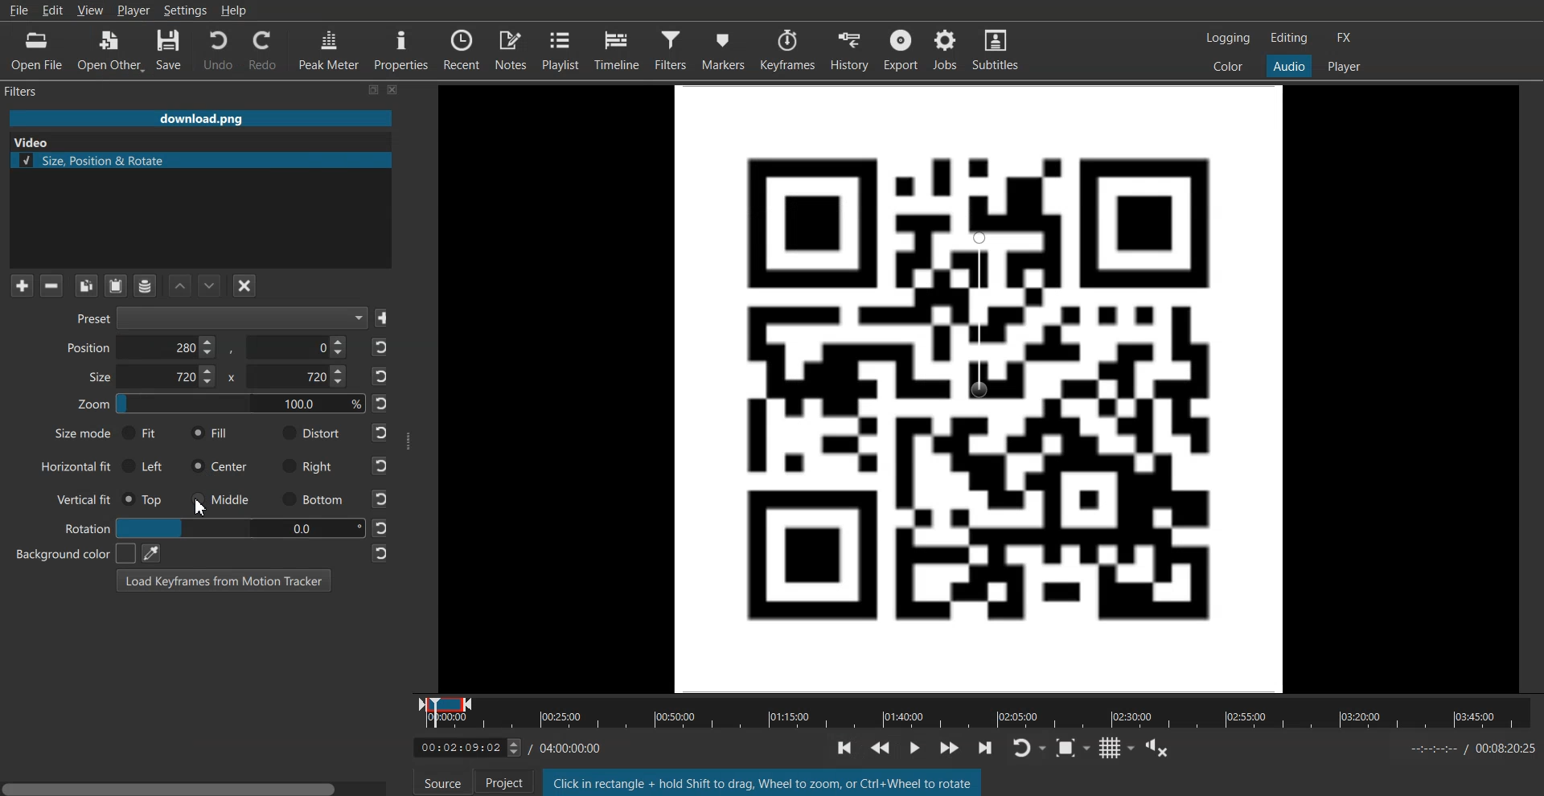 The image size is (1544, 796). I want to click on Project, so click(500, 782).